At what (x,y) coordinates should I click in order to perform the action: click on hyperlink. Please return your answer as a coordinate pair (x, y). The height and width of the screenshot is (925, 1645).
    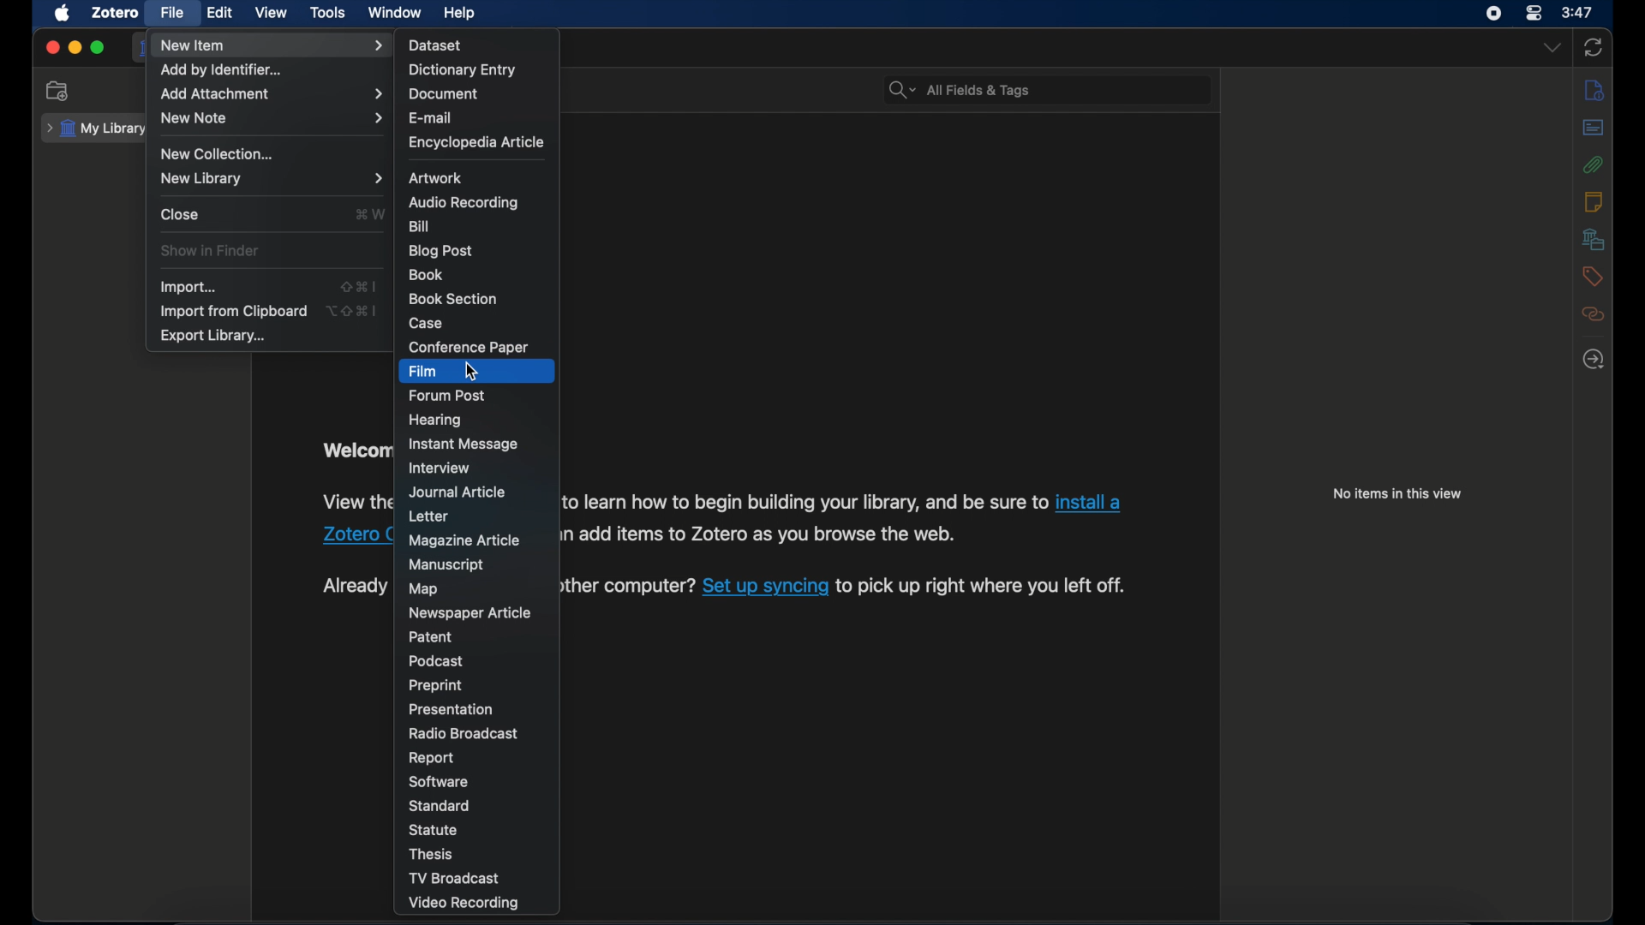
    Looking at the image, I should click on (764, 586).